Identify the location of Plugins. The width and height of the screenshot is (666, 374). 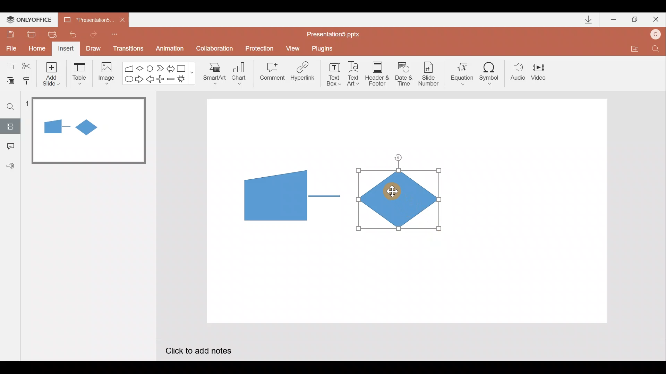
(324, 48).